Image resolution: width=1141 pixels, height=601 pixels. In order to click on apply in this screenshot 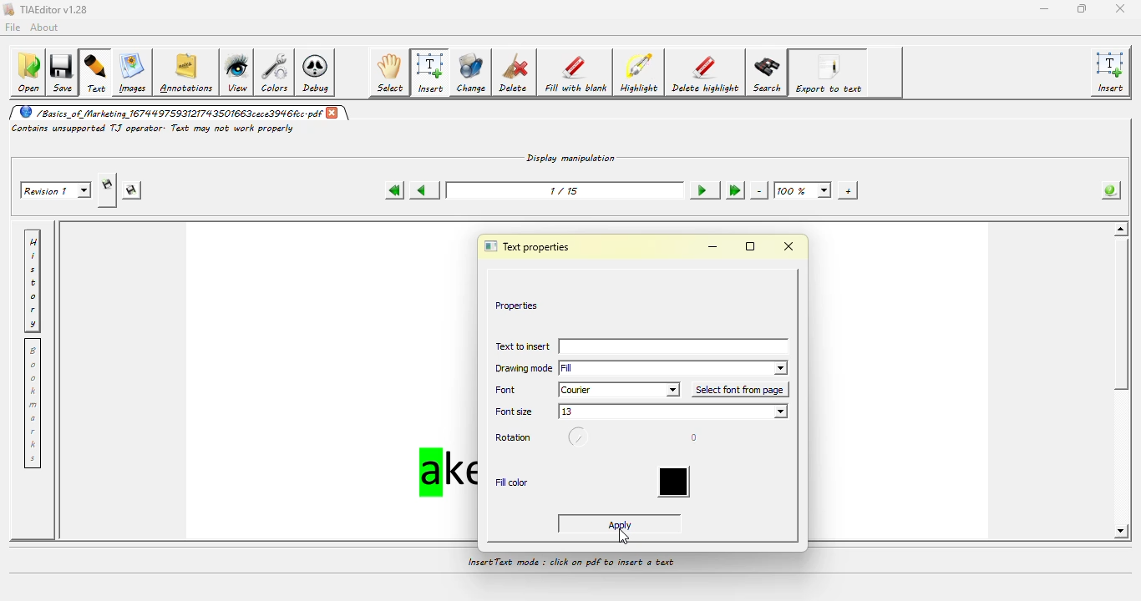, I will do `click(622, 523)`.